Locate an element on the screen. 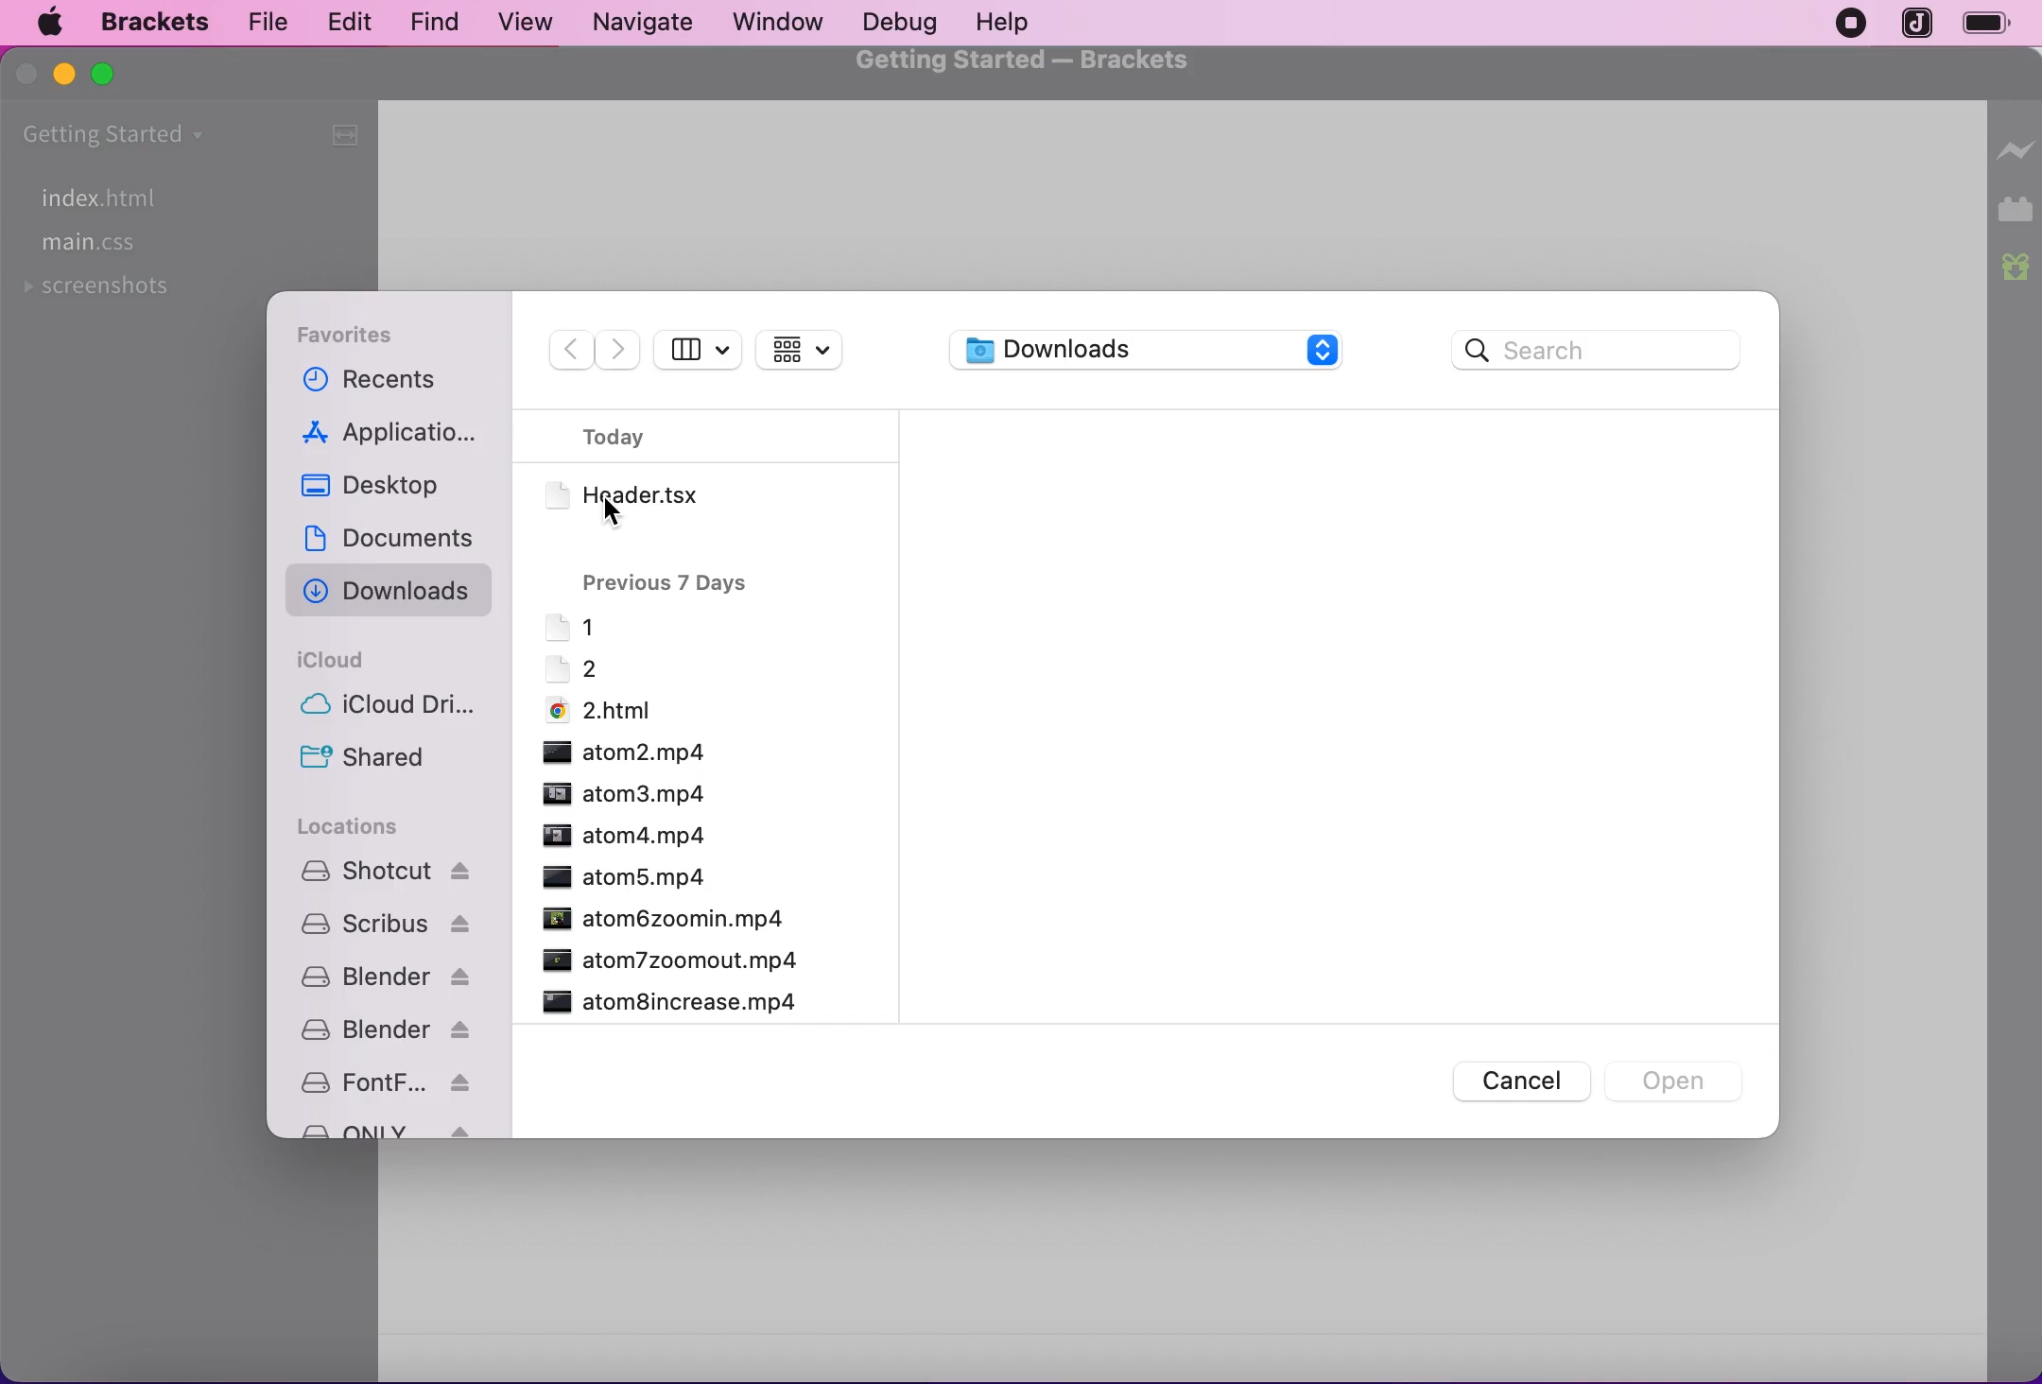 This screenshot has width=2042, height=1384. recording stopped is located at coordinates (1844, 25).